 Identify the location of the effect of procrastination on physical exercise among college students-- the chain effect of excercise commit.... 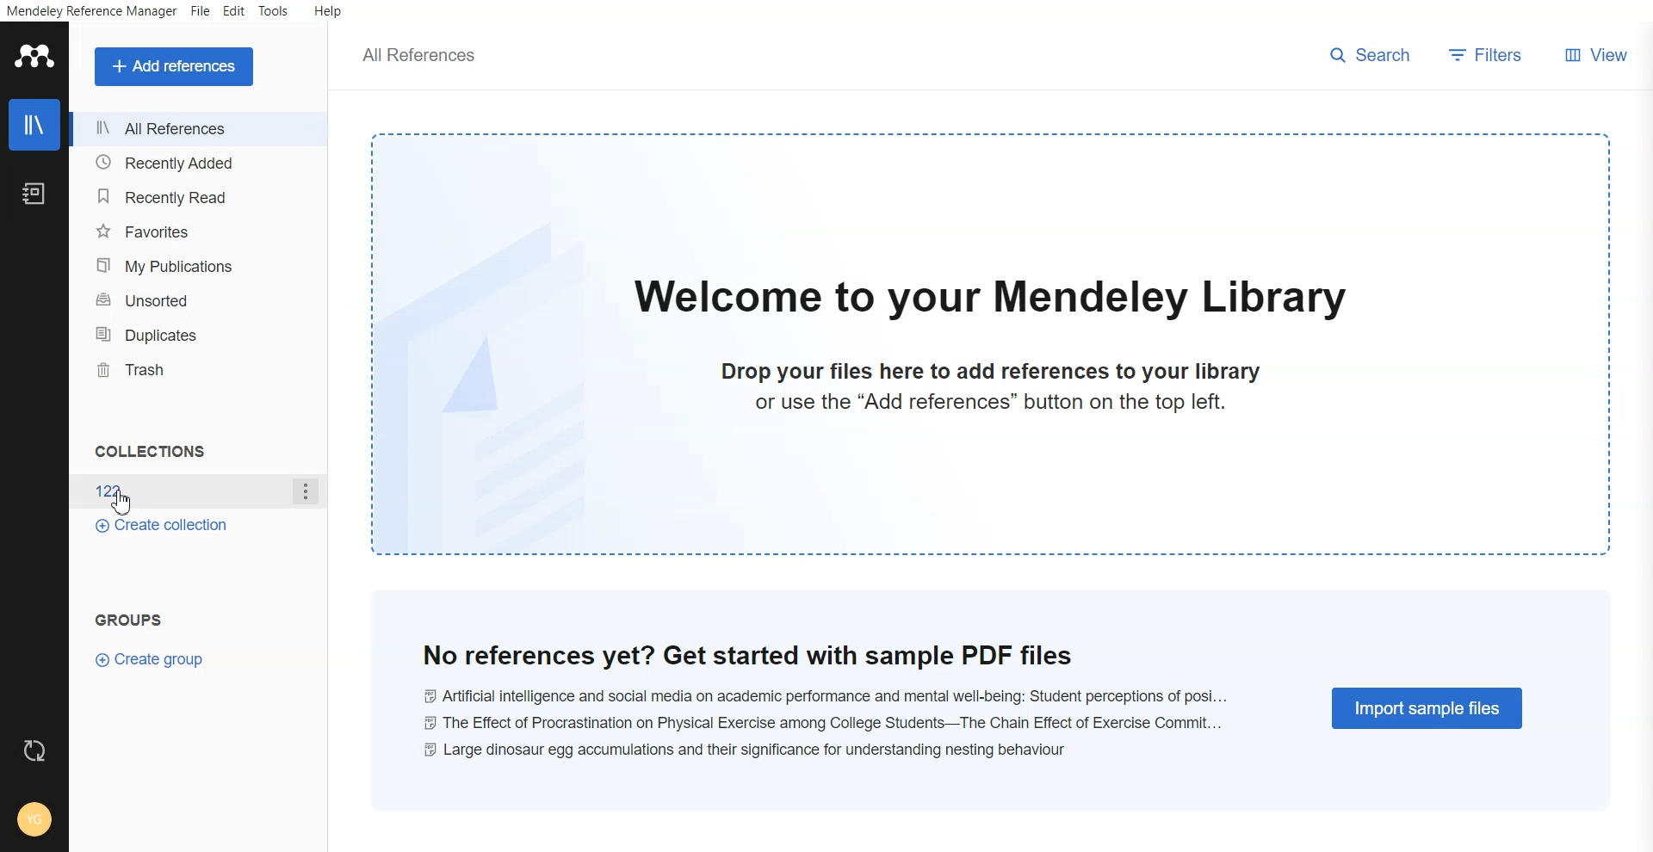
(826, 720).